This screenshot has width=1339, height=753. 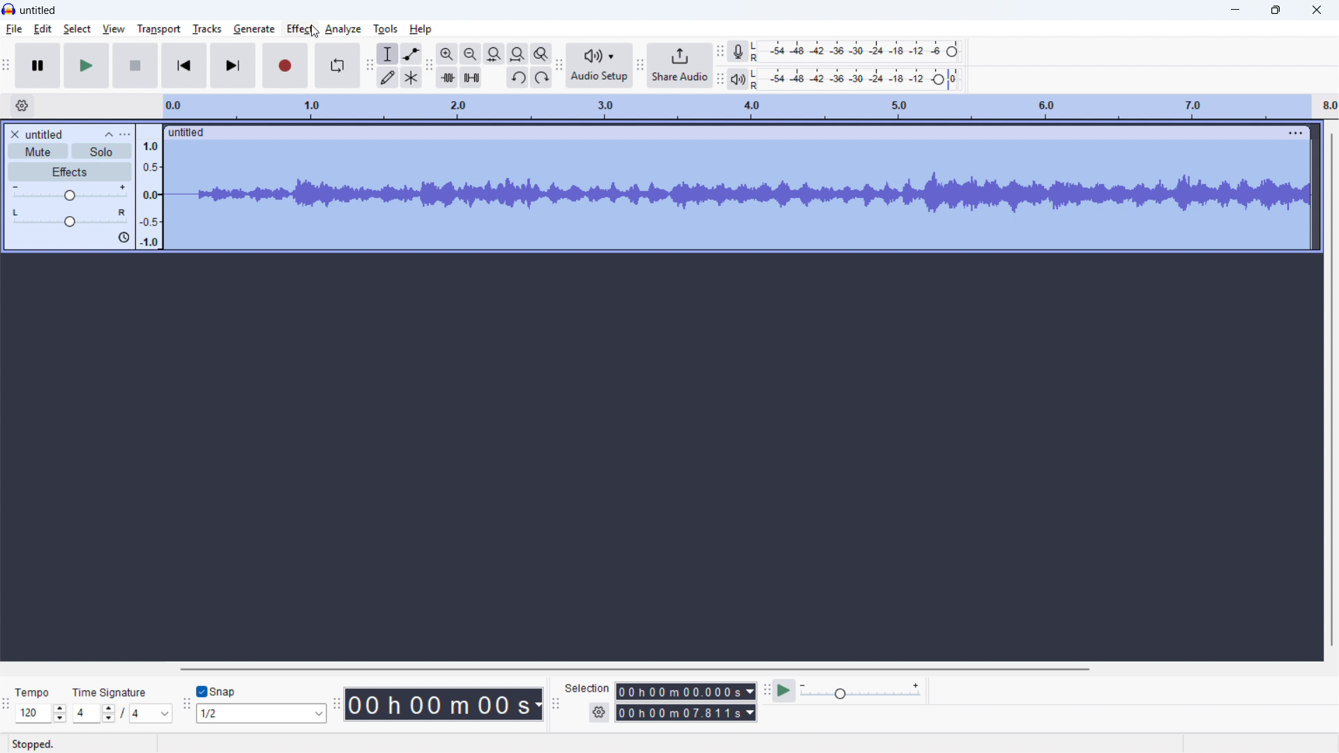 What do you see at coordinates (421, 29) in the screenshot?
I see `help` at bounding box center [421, 29].